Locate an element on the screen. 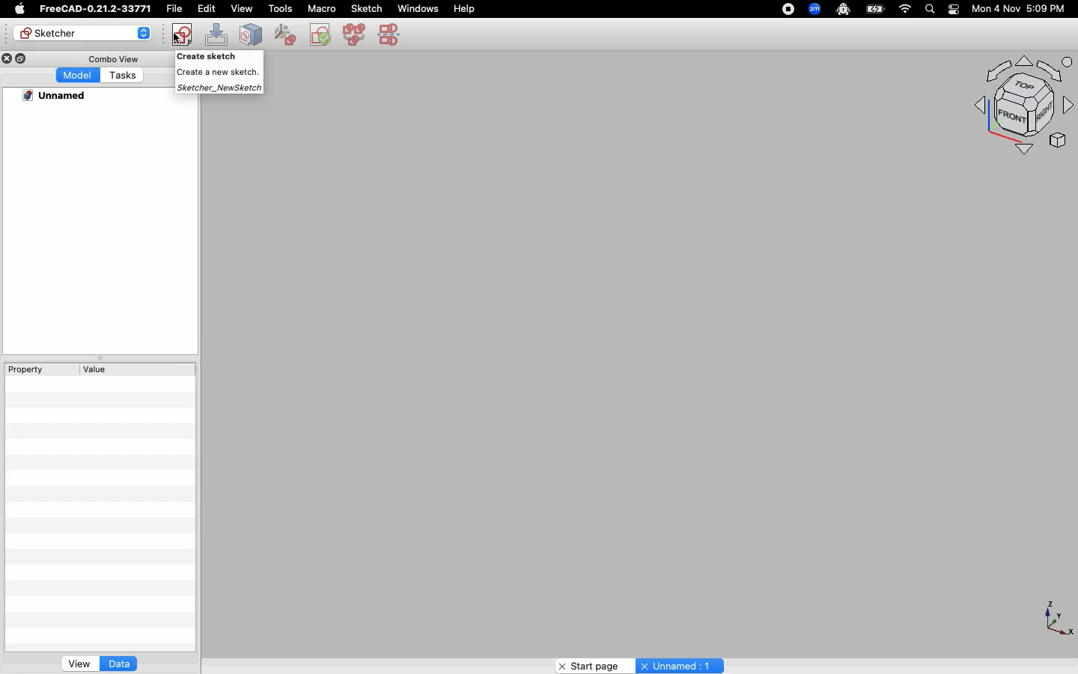 This screenshot has height=674, width=1078. Data is located at coordinates (120, 663).